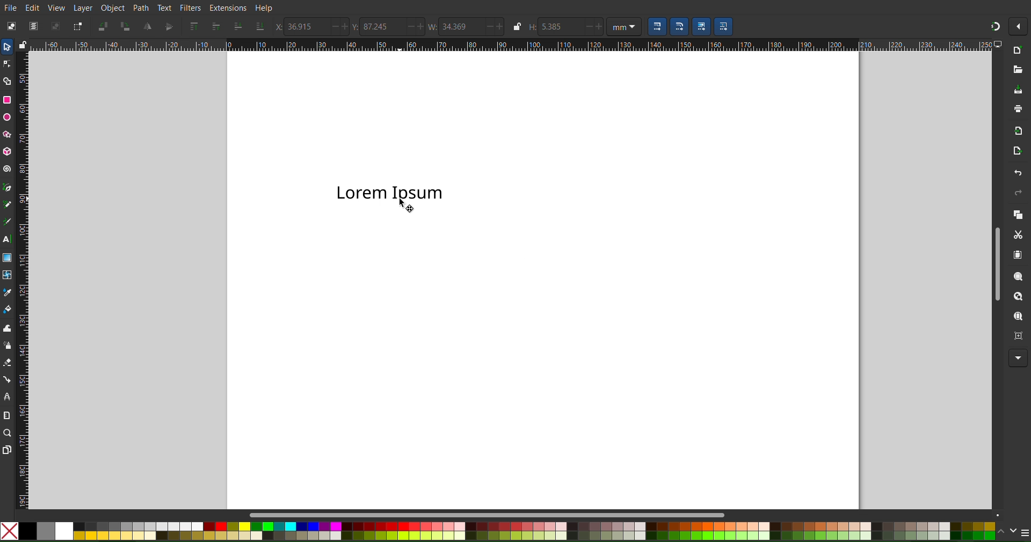  Describe the element at coordinates (1015, 532) in the screenshot. I see `Color Options` at that location.